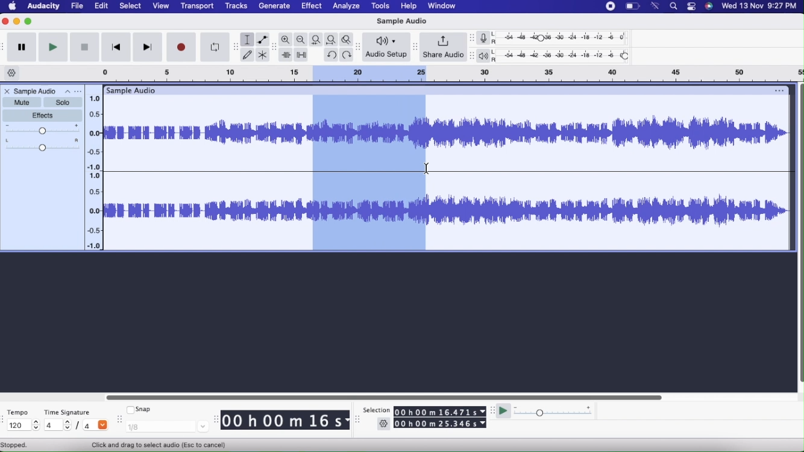 This screenshot has width=804, height=452. Describe the element at coordinates (78, 6) in the screenshot. I see `File` at that location.